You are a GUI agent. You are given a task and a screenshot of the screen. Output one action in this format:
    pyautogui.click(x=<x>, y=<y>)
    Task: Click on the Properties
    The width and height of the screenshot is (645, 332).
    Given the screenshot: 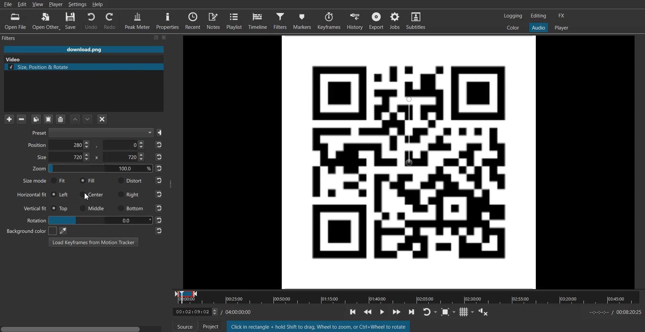 What is the action you would take?
    pyautogui.click(x=167, y=21)
    